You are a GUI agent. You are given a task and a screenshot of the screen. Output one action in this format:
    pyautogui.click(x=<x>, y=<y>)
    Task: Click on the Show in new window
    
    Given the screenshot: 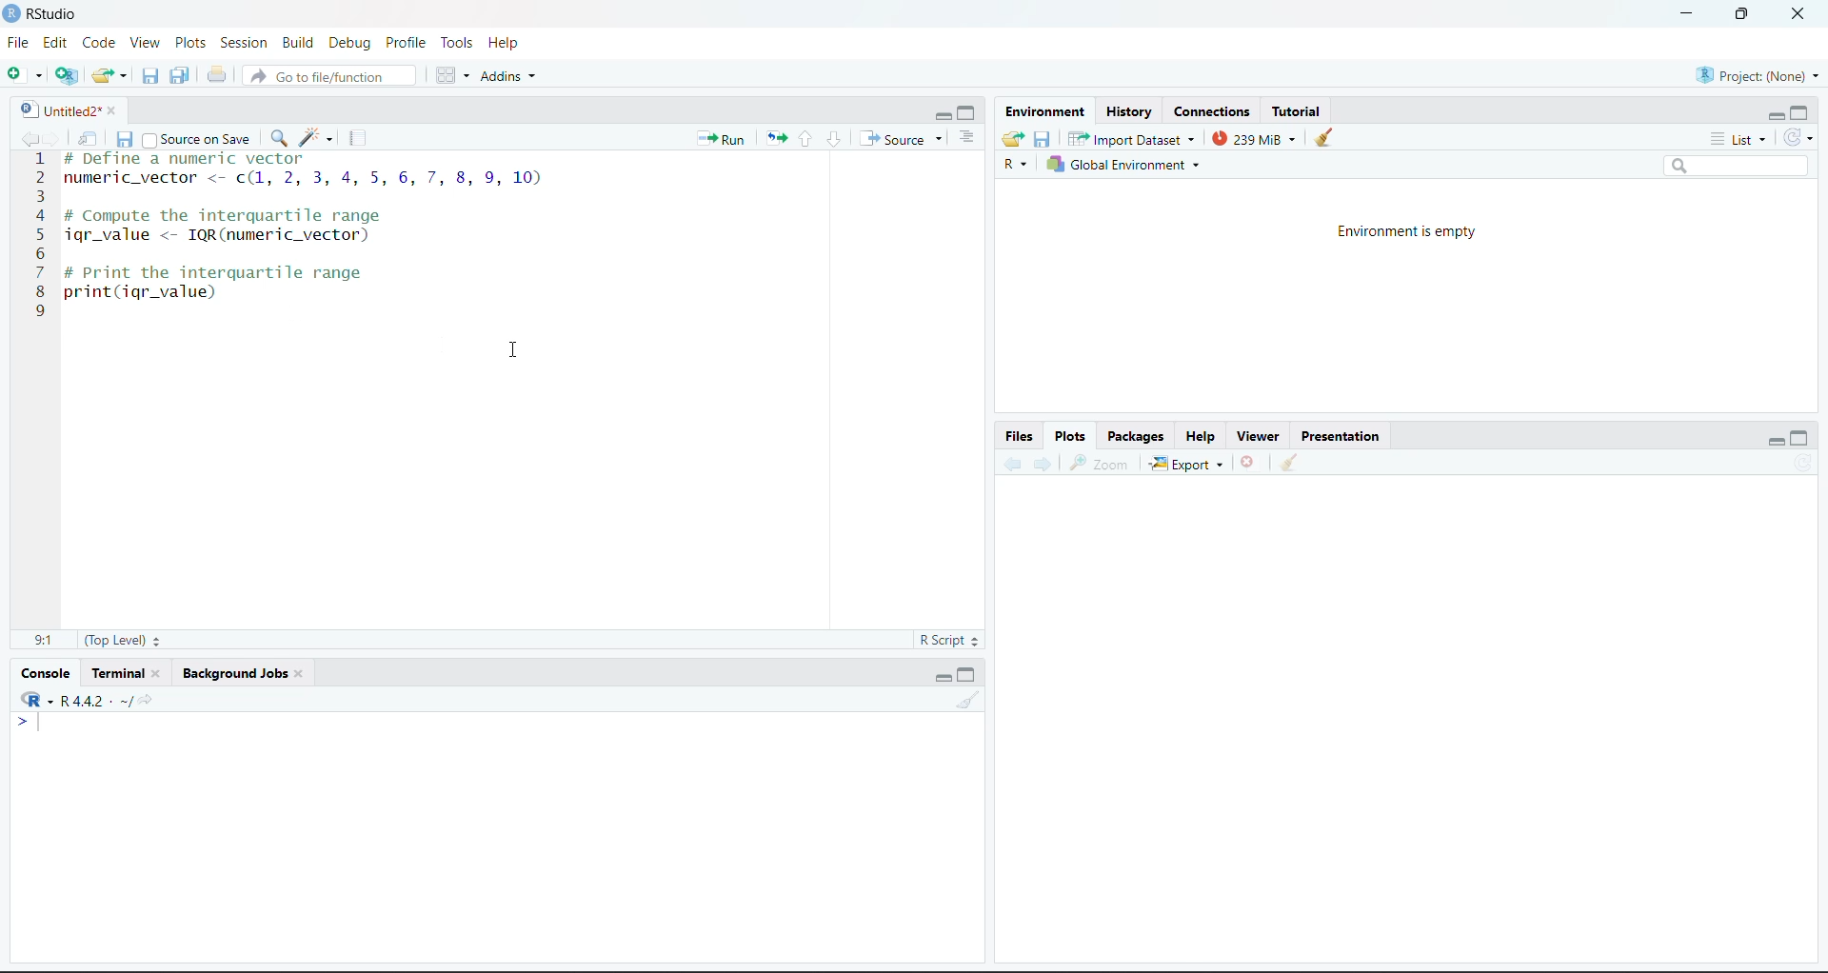 What is the action you would take?
    pyautogui.click(x=89, y=138)
    